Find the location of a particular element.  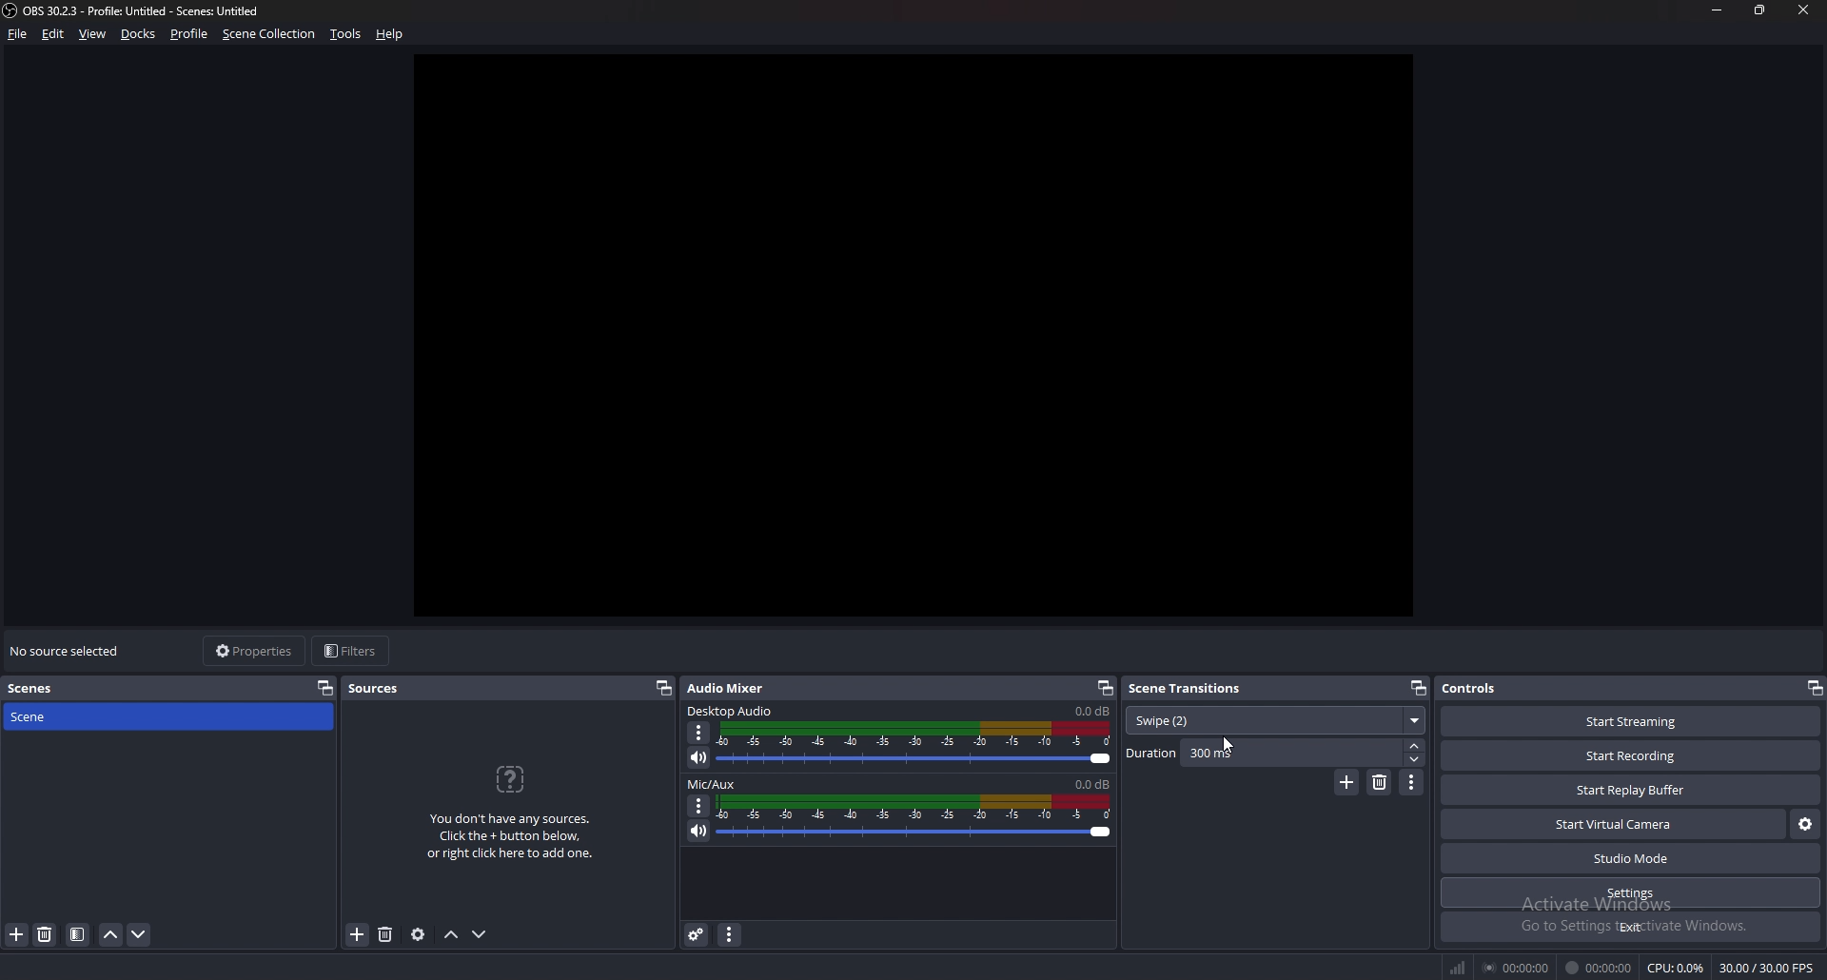

increase duration is located at coordinates (1416, 744).